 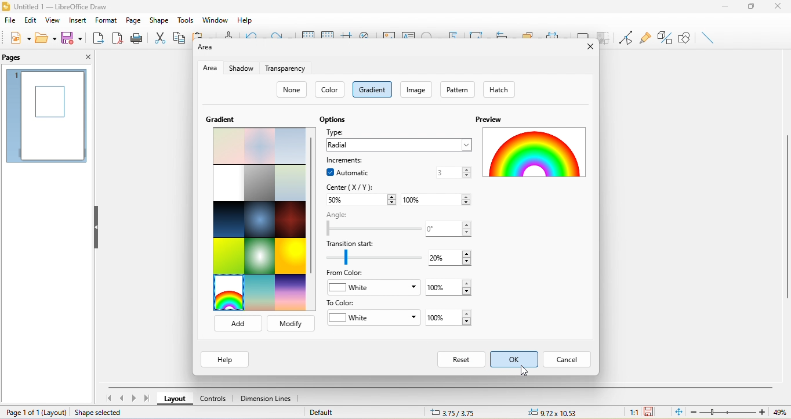 I want to click on blank with grey, so click(x=228, y=183).